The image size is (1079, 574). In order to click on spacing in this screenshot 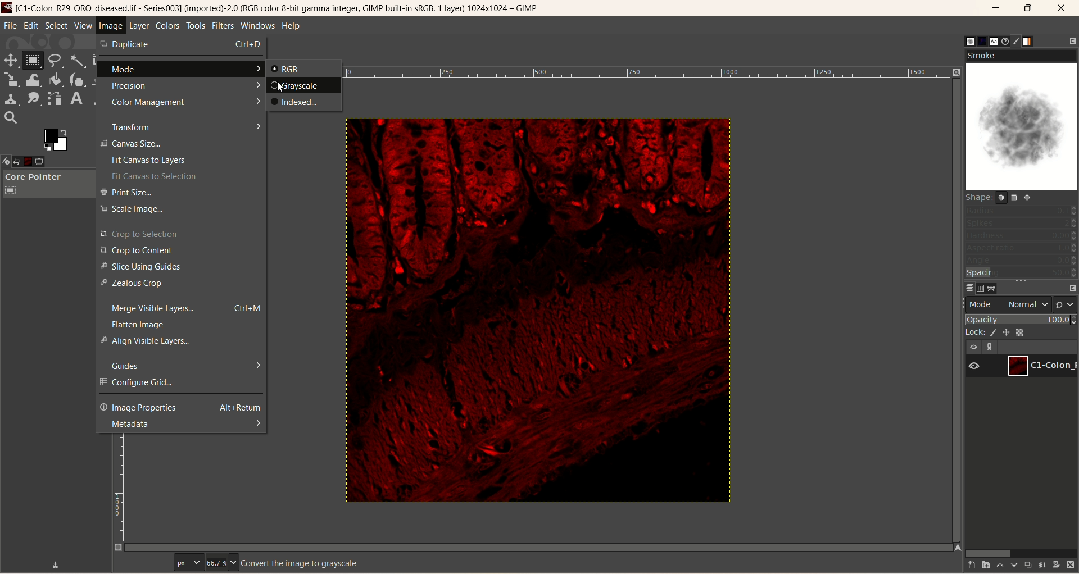, I will do `click(1021, 273)`.